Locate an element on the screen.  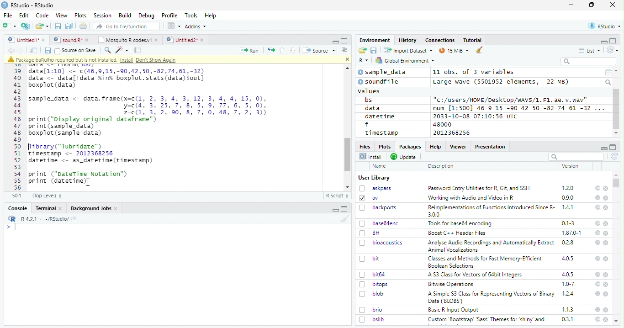
soundfile is located at coordinates (379, 82).